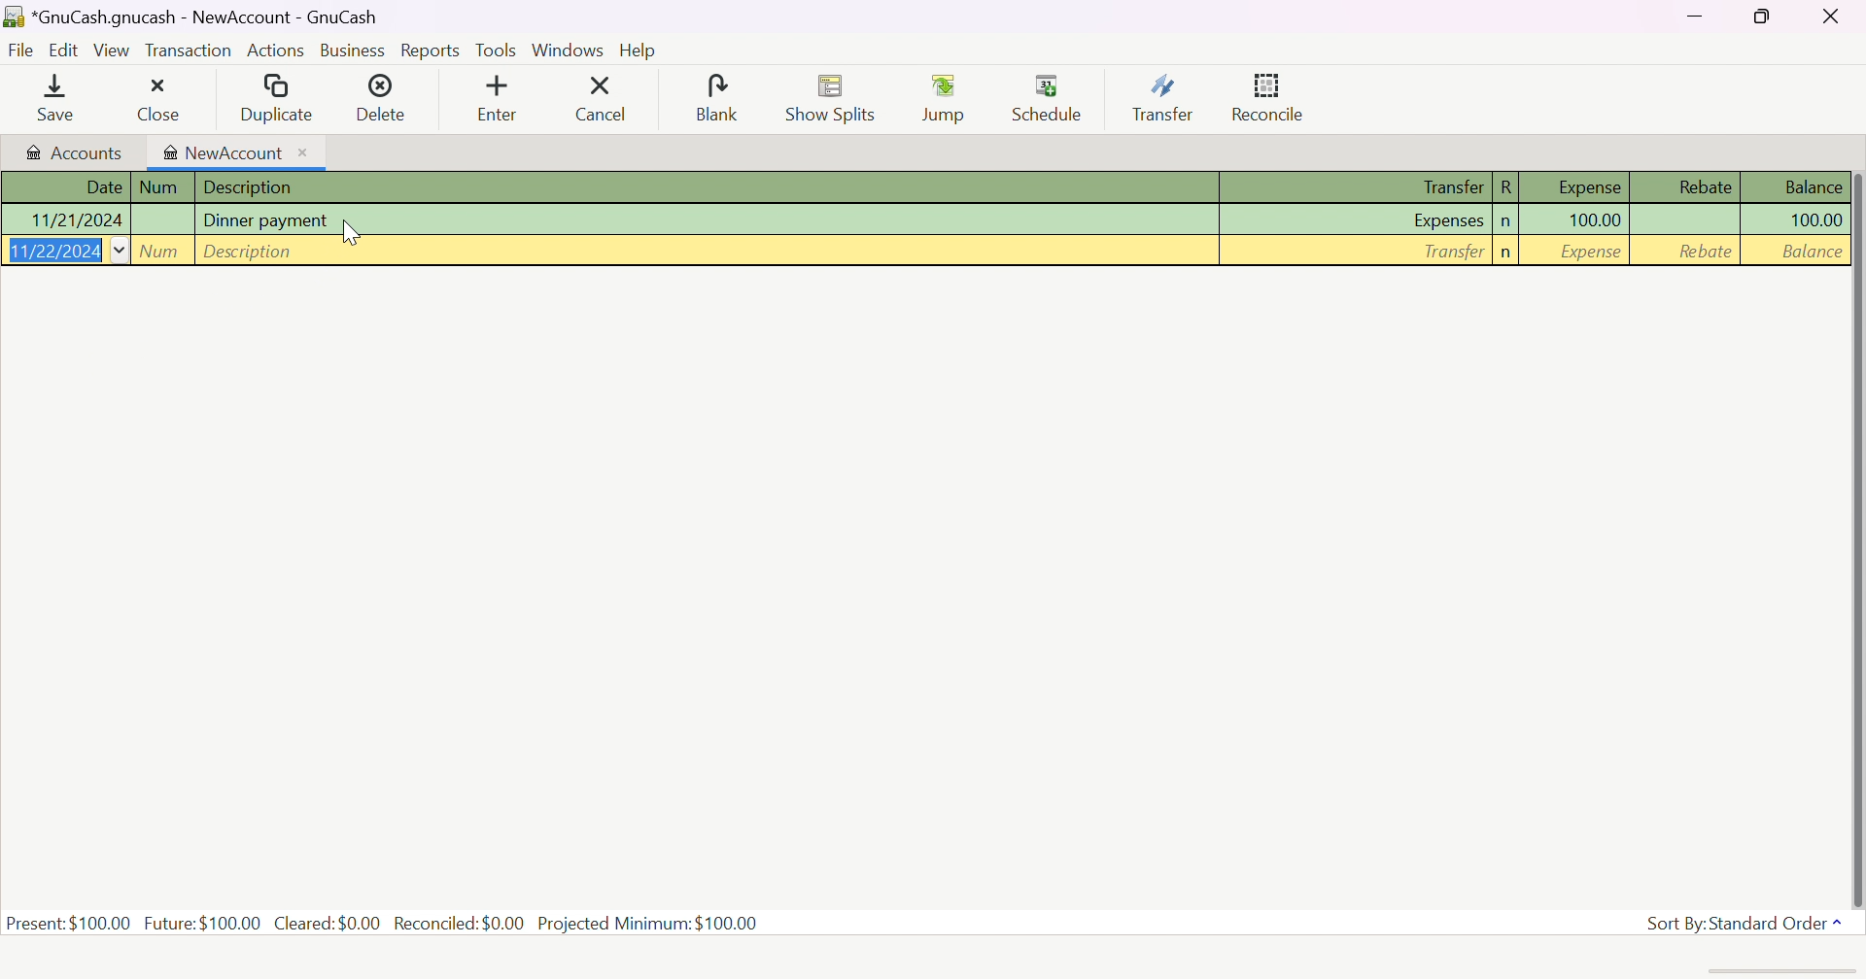 Image resolution: width=1866 pixels, height=979 pixels. I want to click on Transfer, so click(1165, 99).